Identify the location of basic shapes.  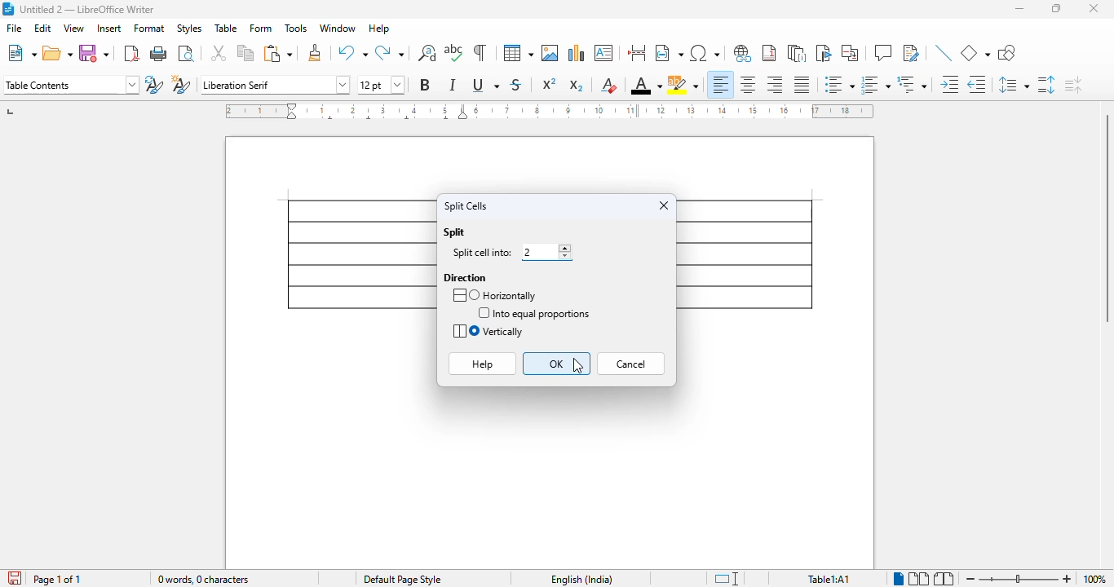
(975, 53).